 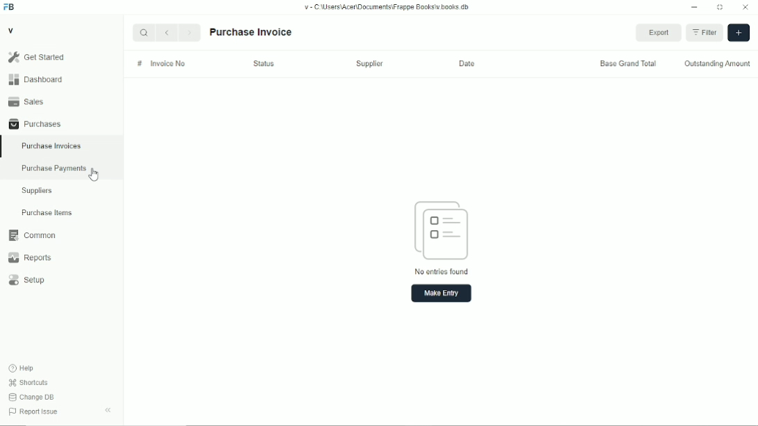 I want to click on Previous, so click(x=167, y=33).